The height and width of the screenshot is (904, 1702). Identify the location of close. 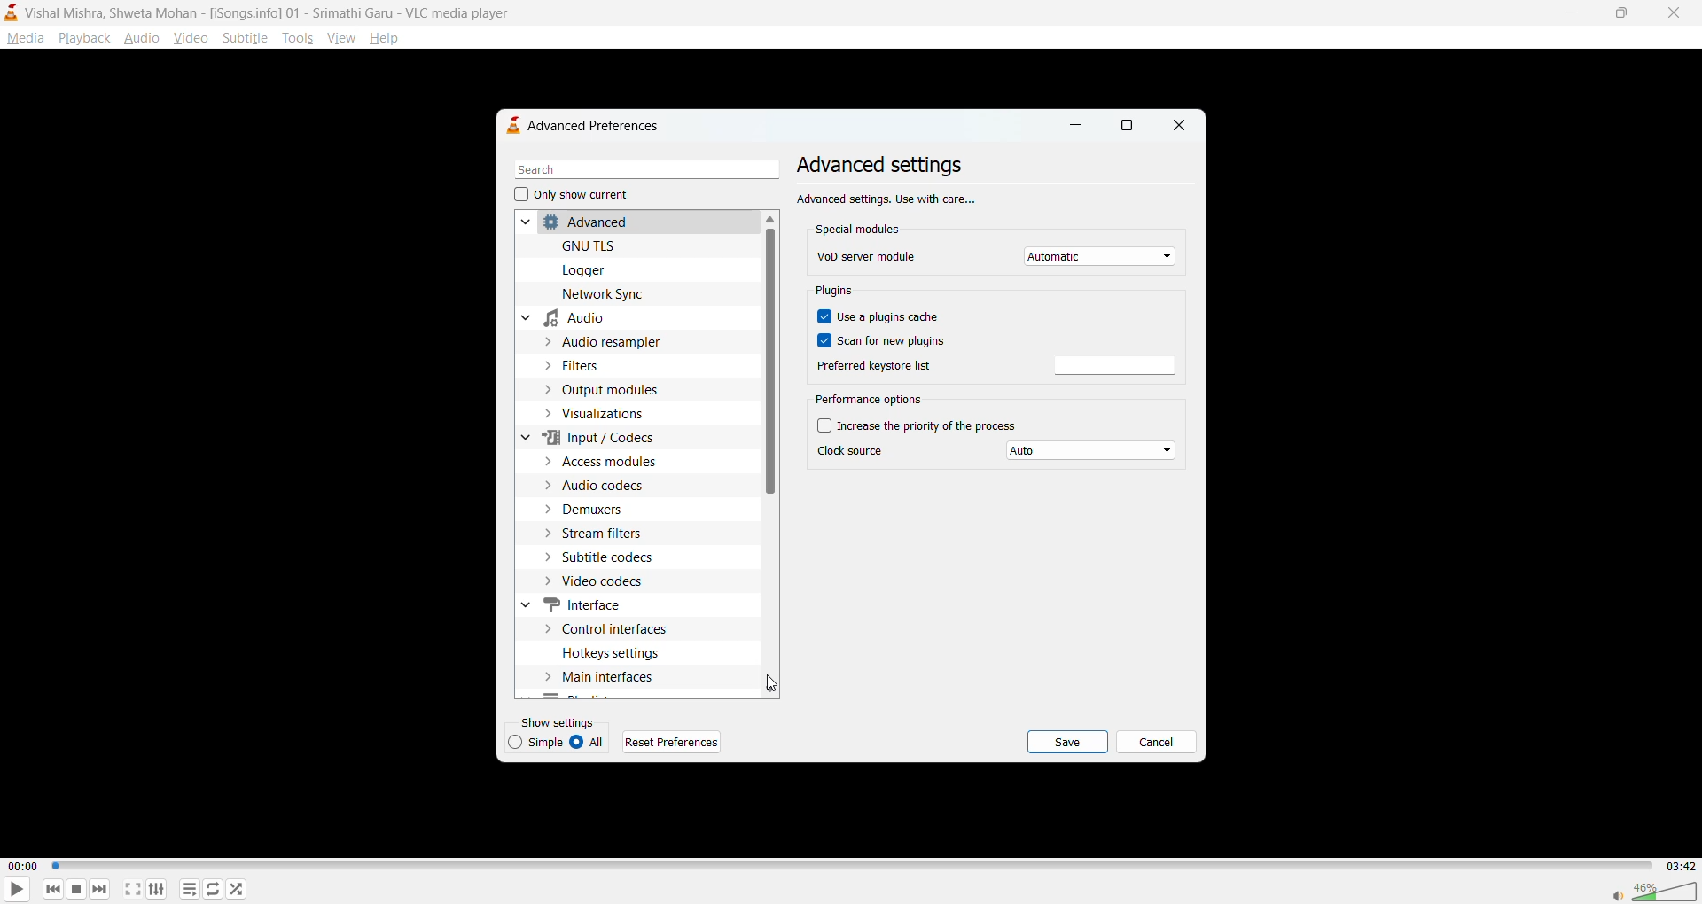
(1176, 126).